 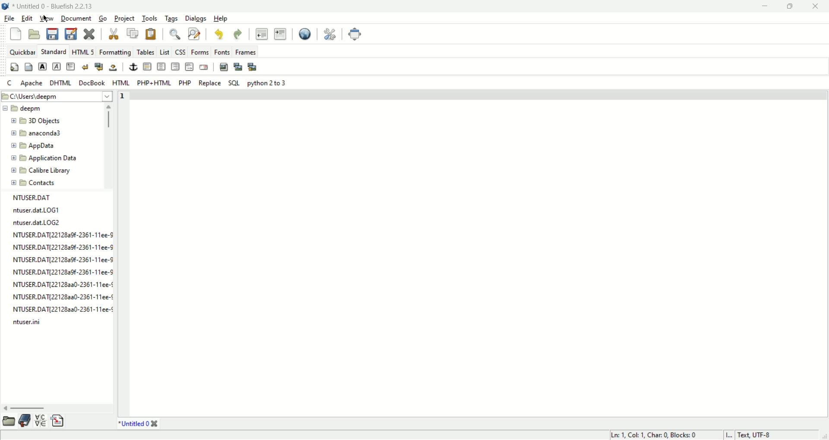 What do you see at coordinates (200, 52) in the screenshot?
I see `forms` at bounding box center [200, 52].